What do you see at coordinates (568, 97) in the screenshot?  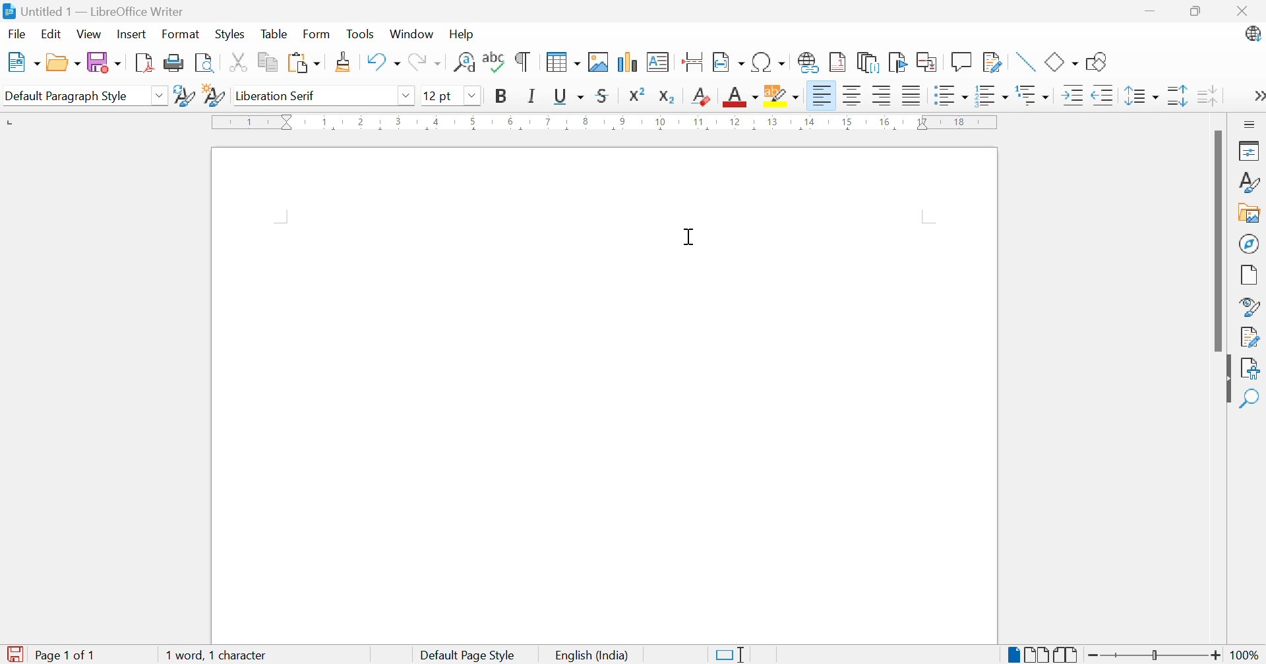 I see `Underline` at bounding box center [568, 97].